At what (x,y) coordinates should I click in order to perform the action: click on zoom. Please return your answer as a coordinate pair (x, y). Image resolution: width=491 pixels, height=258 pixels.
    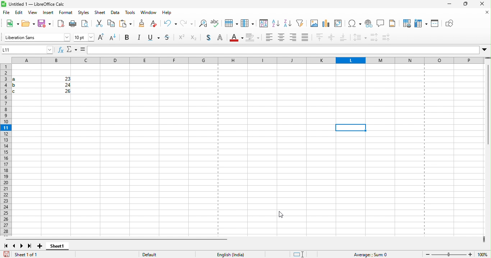
    Looking at the image, I should click on (450, 253).